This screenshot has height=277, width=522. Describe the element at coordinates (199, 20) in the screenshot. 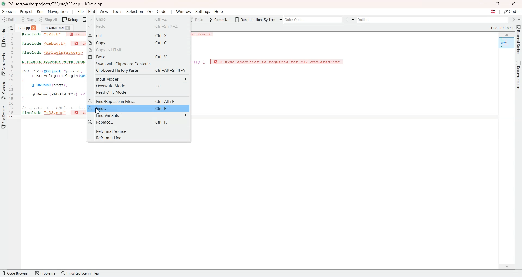

I see `Redo` at that location.